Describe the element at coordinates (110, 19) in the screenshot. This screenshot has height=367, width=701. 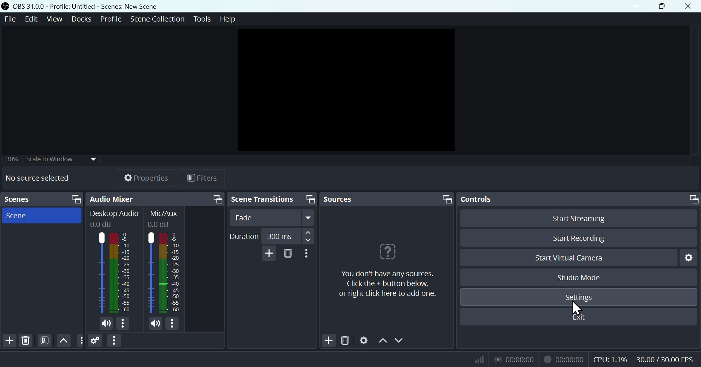
I see `Profile` at that location.